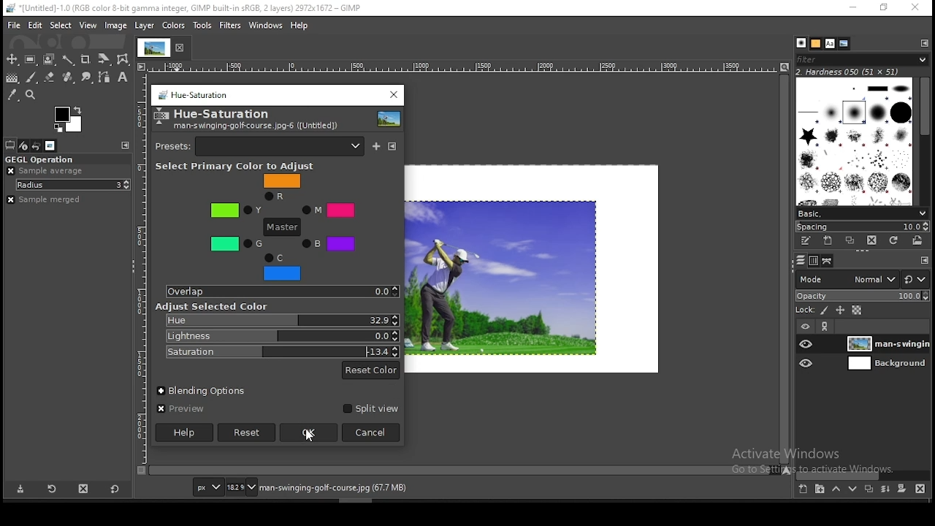 This screenshot has width=935, height=526. I want to click on images, so click(50, 146).